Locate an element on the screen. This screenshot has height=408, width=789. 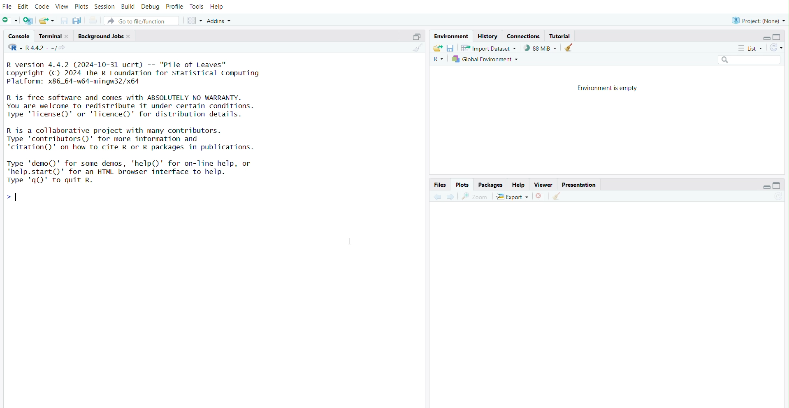
details of contributors is located at coordinates (151, 139).